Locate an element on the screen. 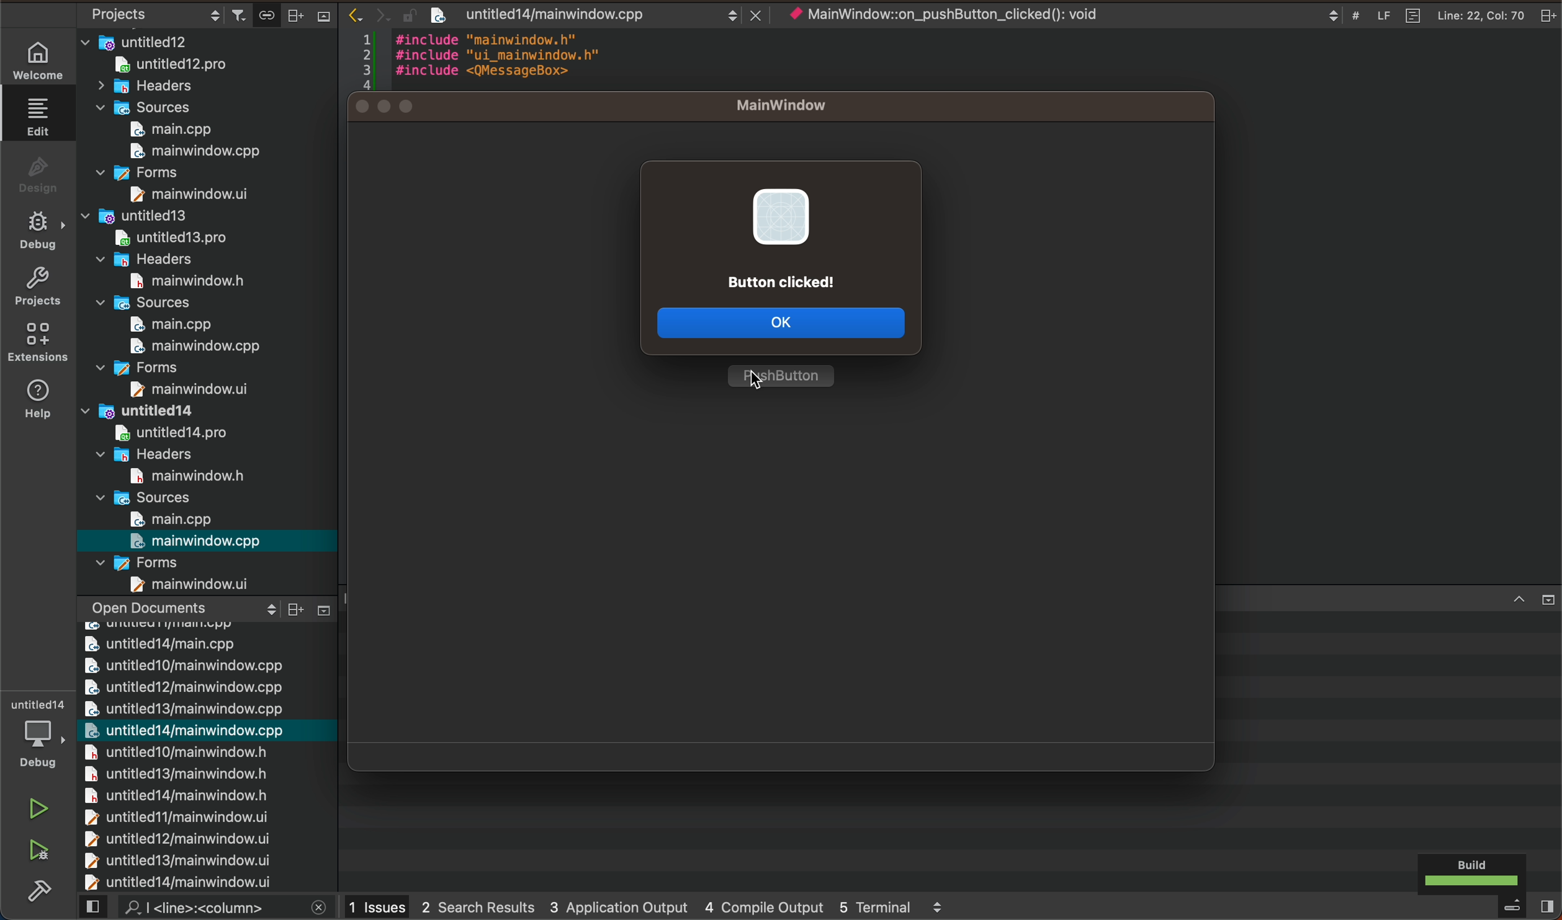 This screenshot has height=920, width=1562. forms is located at coordinates (161, 366).